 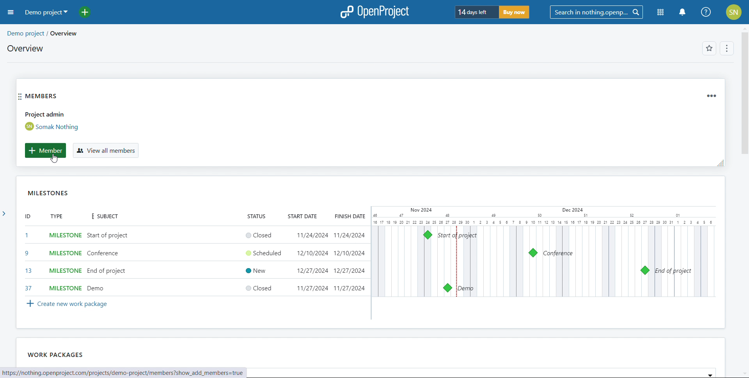 What do you see at coordinates (51, 354) in the screenshot?
I see `‘WORK PACKAGES` at bounding box center [51, 354].